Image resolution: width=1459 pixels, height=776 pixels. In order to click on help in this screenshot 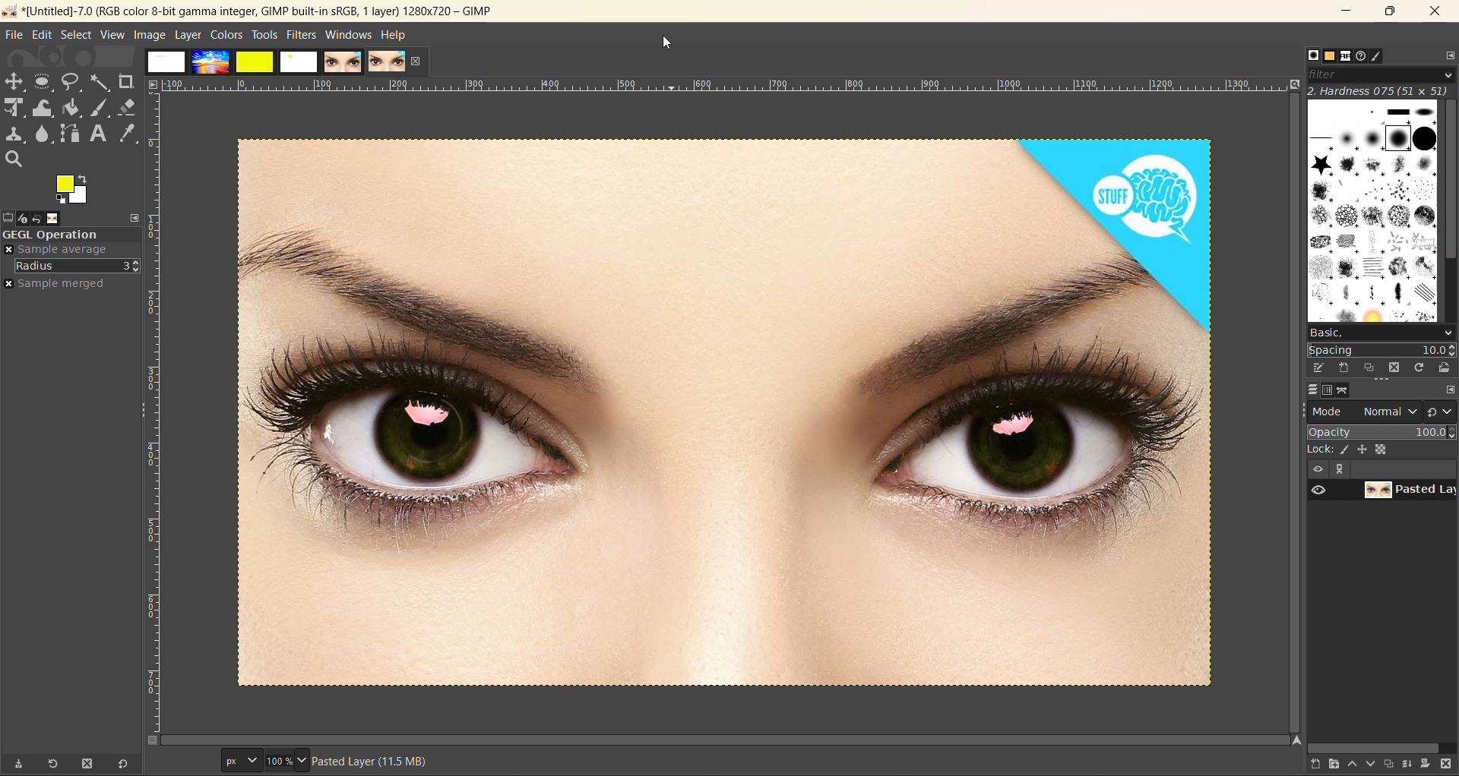, I will do `click(395, 35)`.